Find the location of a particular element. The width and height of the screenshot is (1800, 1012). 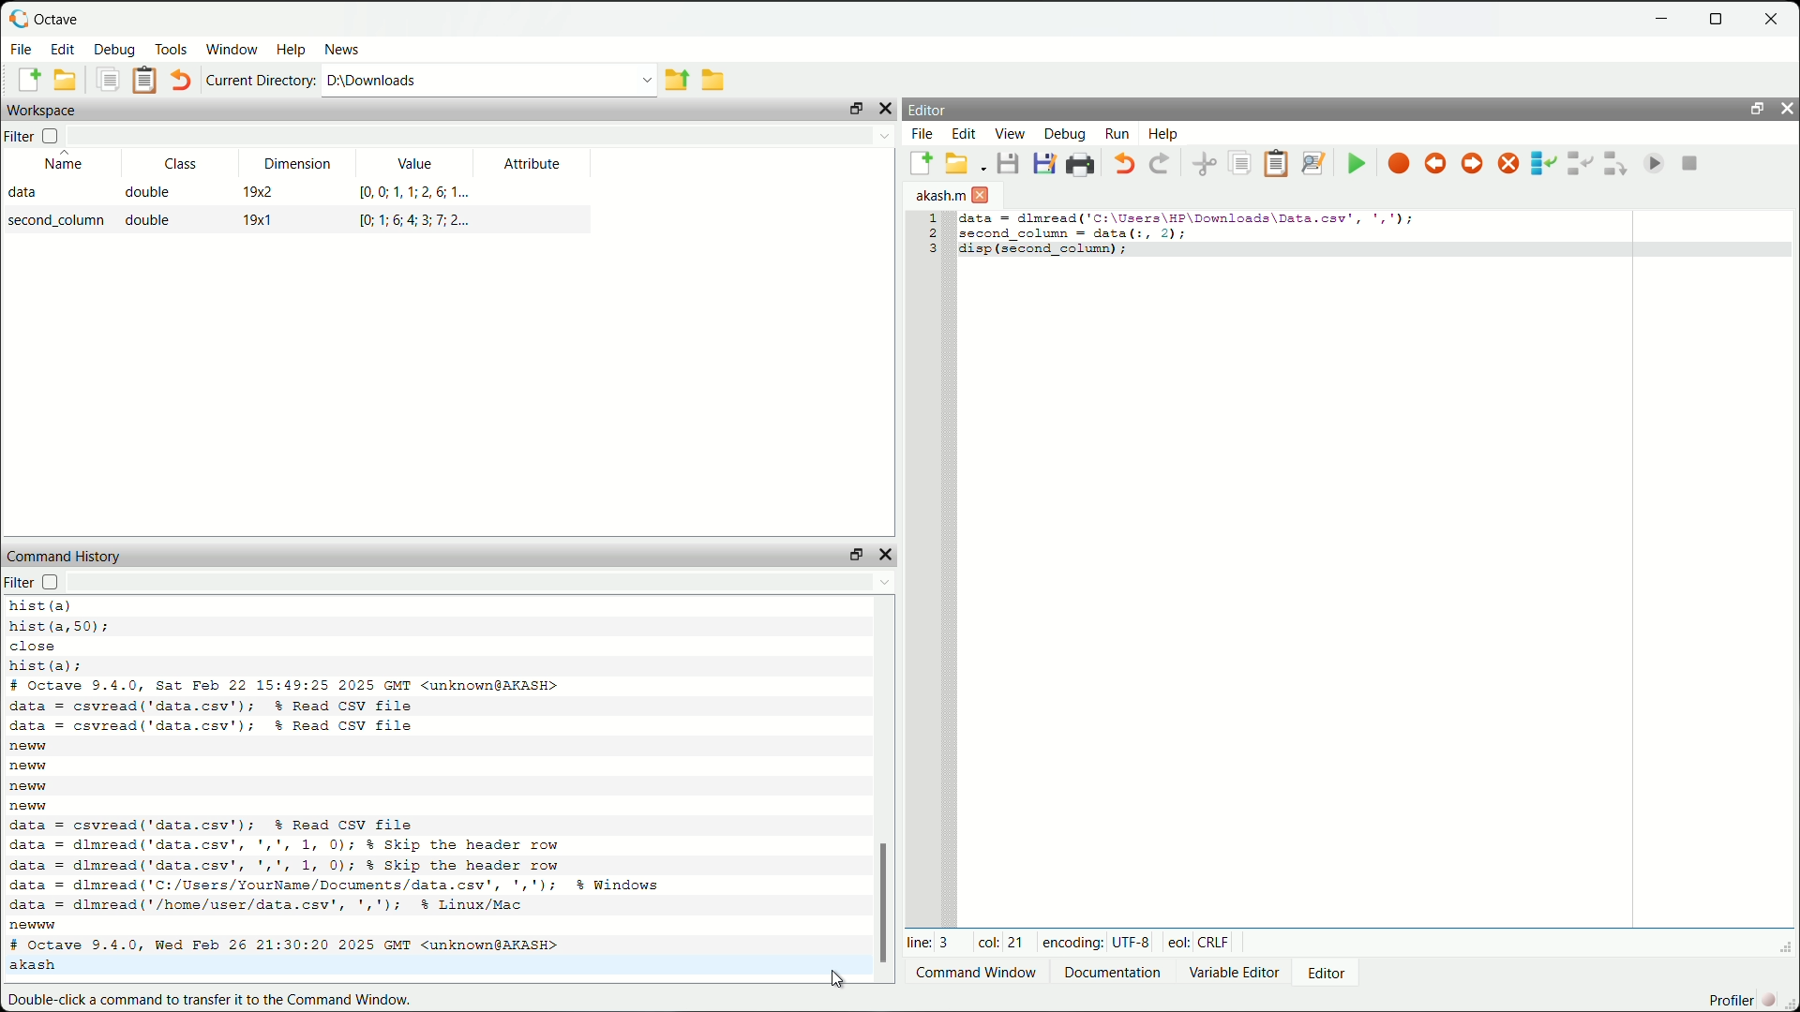

open an existing file in editor is located at coordinates (966, 167).